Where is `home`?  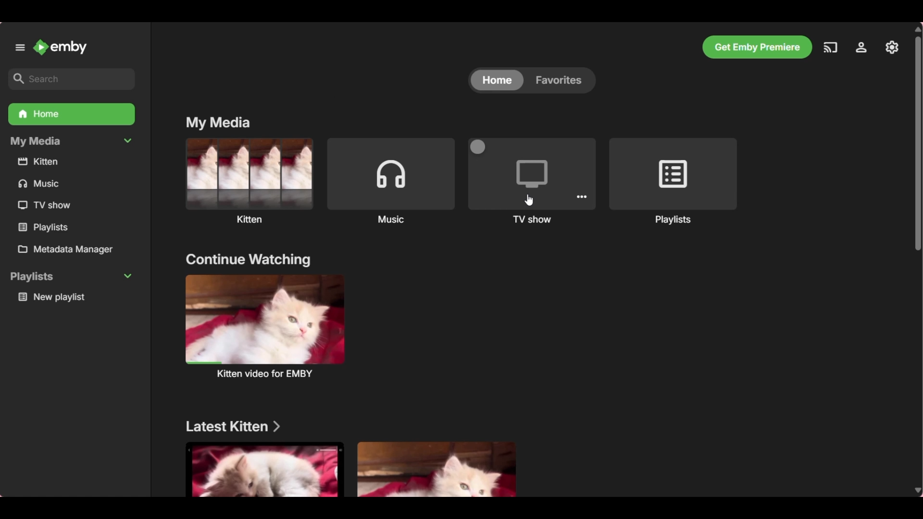 home is located at coordinates (499, 81).